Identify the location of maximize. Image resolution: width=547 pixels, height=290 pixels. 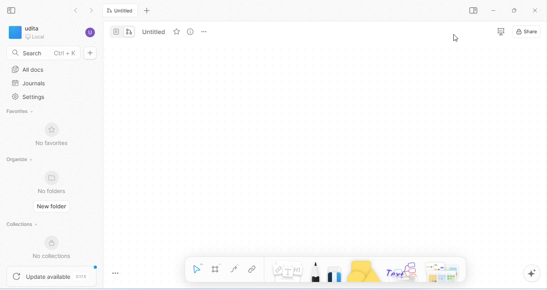
(515, 10).